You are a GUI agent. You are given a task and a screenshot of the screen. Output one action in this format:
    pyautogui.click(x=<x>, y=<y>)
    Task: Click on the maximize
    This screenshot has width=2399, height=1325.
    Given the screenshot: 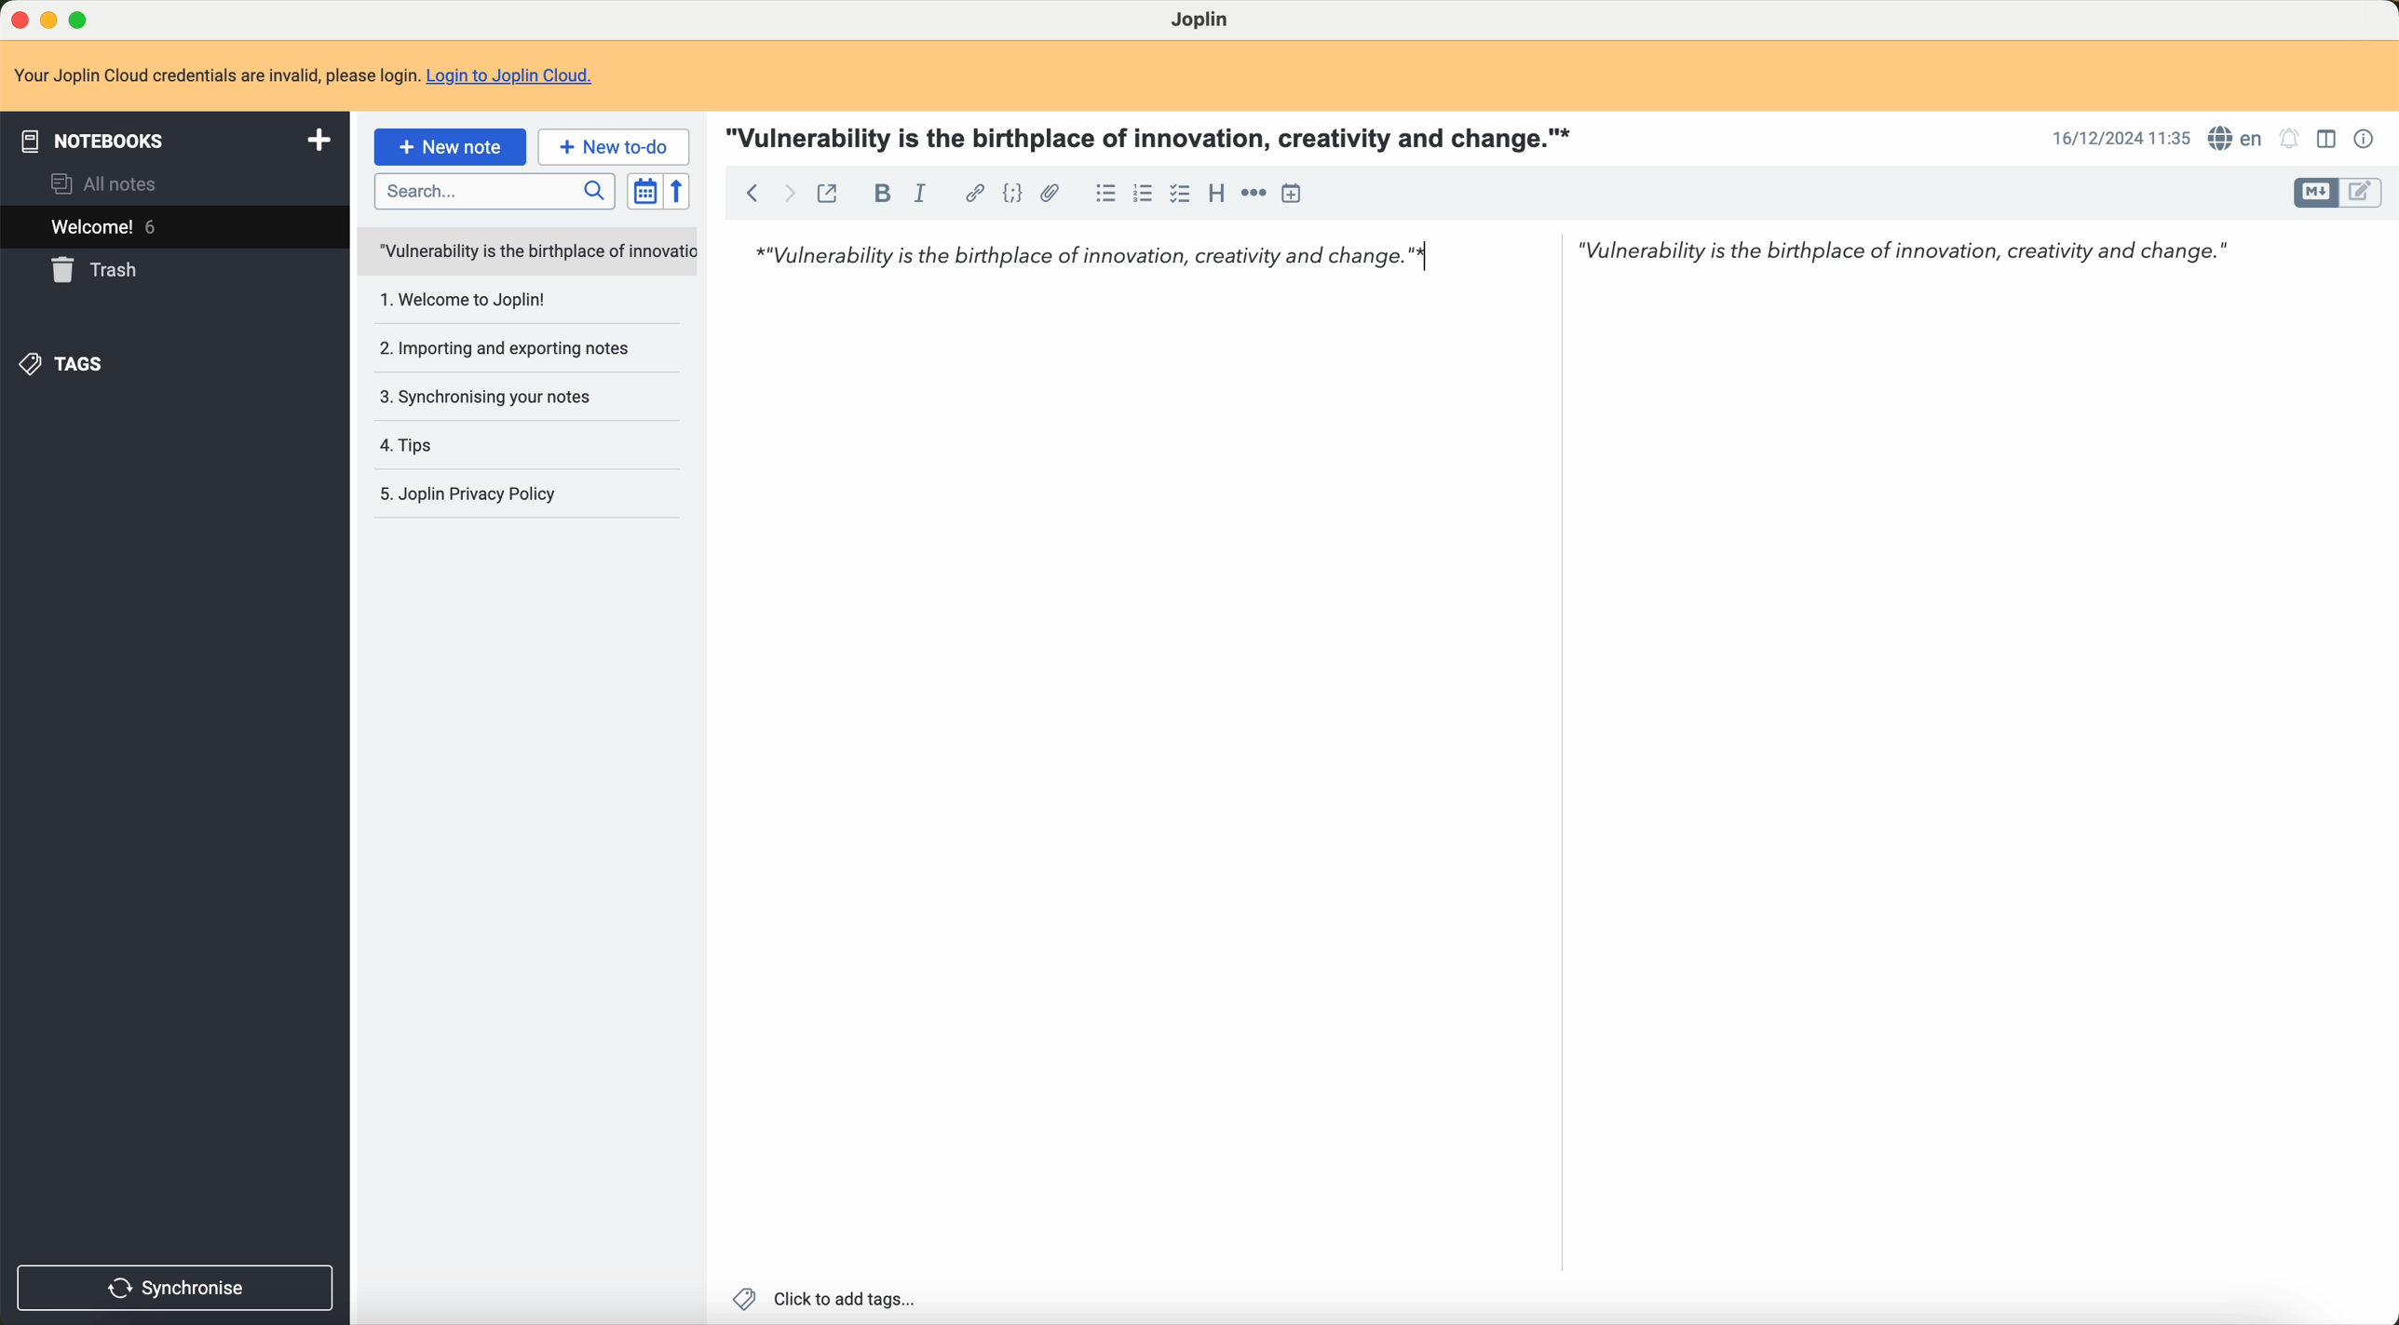 What is the action you would take?
    pyautogui.click(x=82, y=17)
    